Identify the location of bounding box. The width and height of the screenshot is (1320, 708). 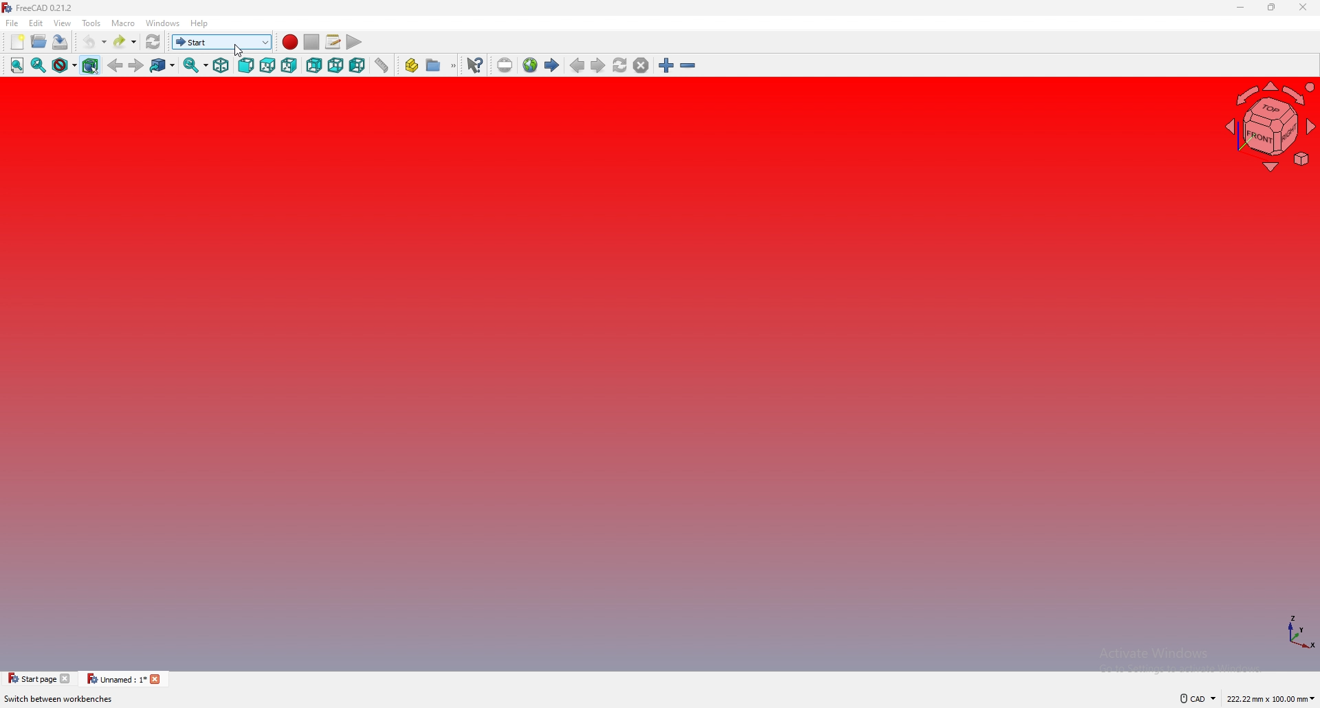
(91, 65).